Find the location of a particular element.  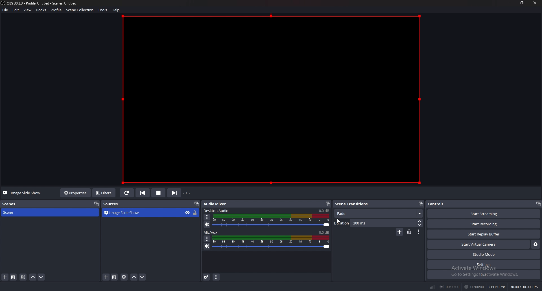

audio mixer is located at coordinates (218, 204).